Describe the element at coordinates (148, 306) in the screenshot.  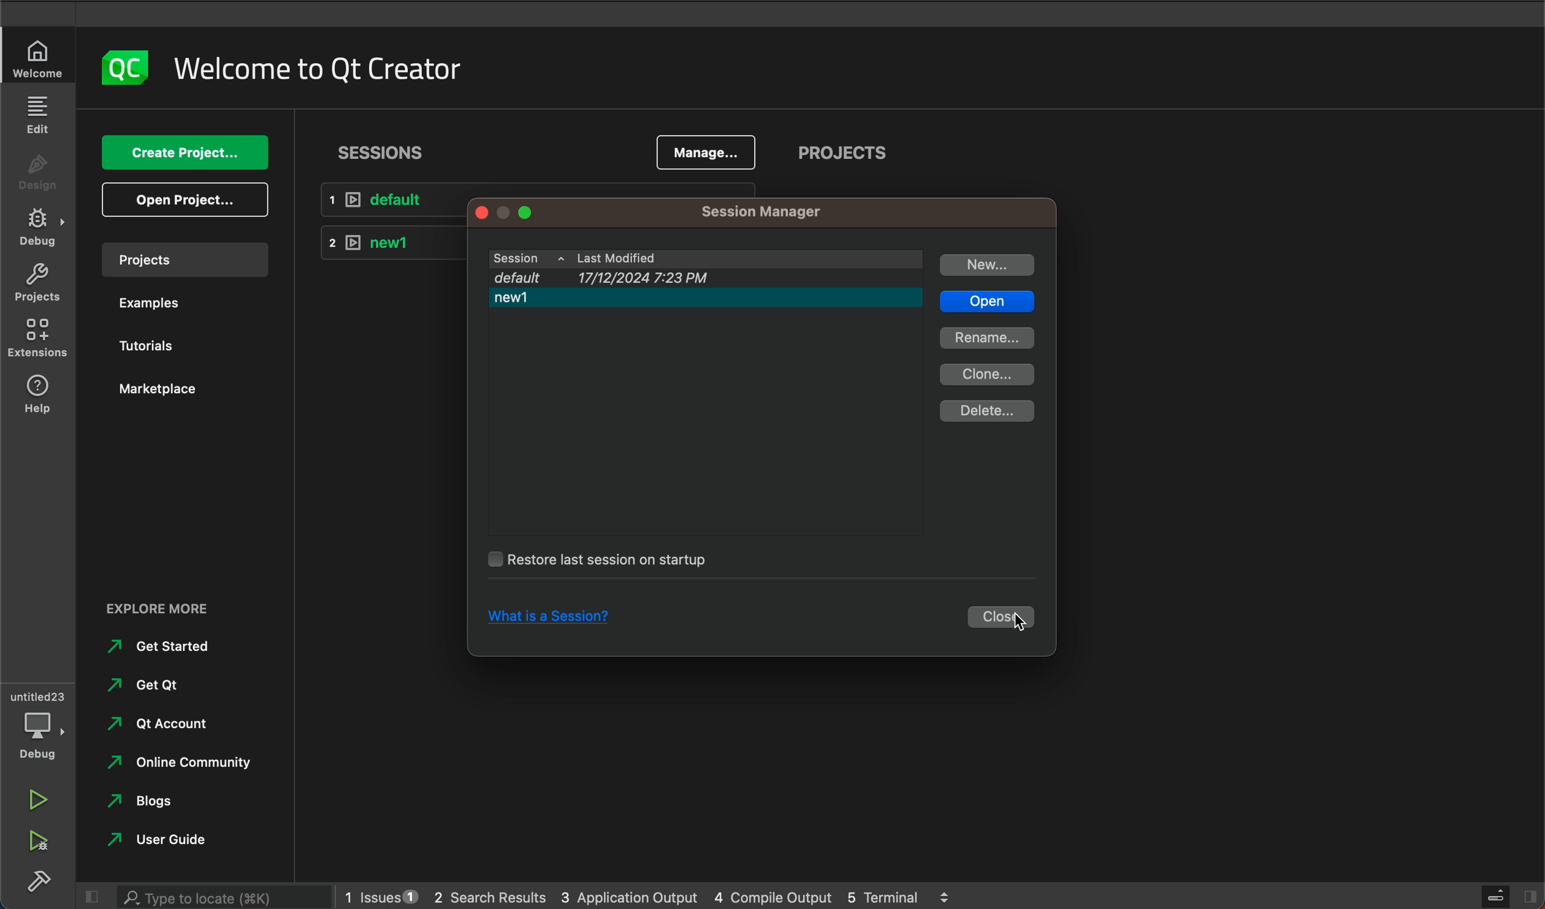
I see `examples` at that location.